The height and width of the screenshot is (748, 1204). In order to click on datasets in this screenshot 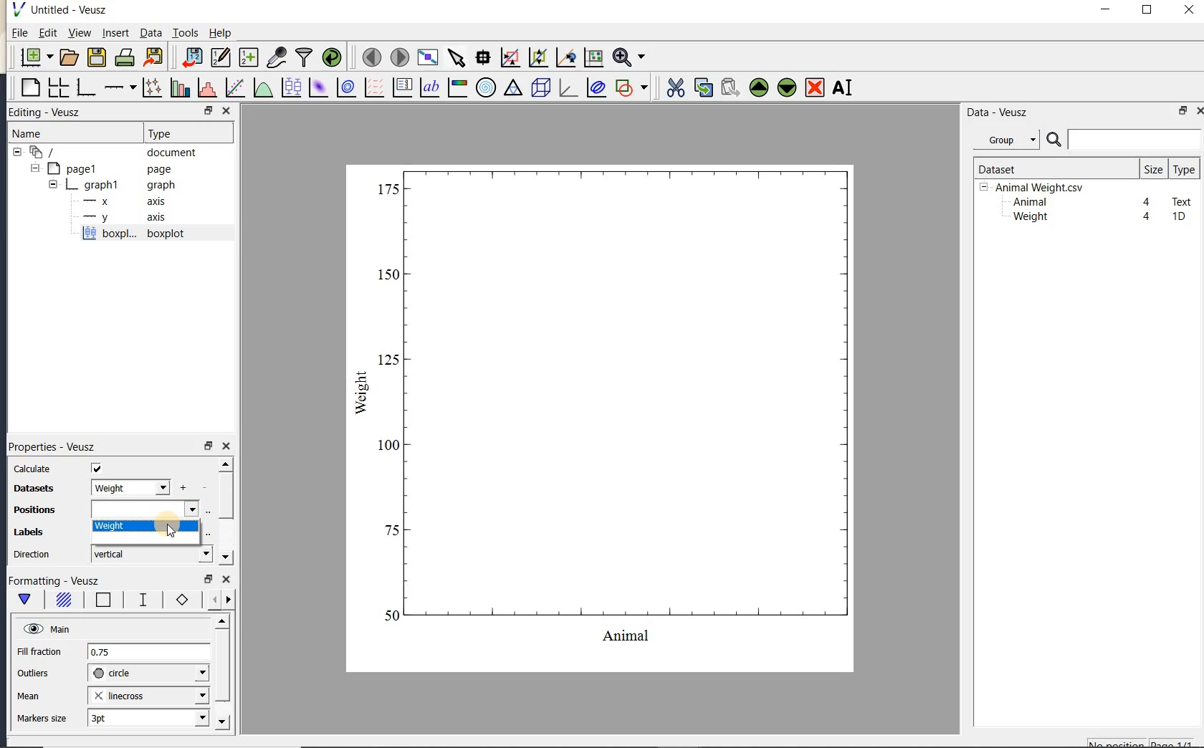, I will do `click(35, 490)`.